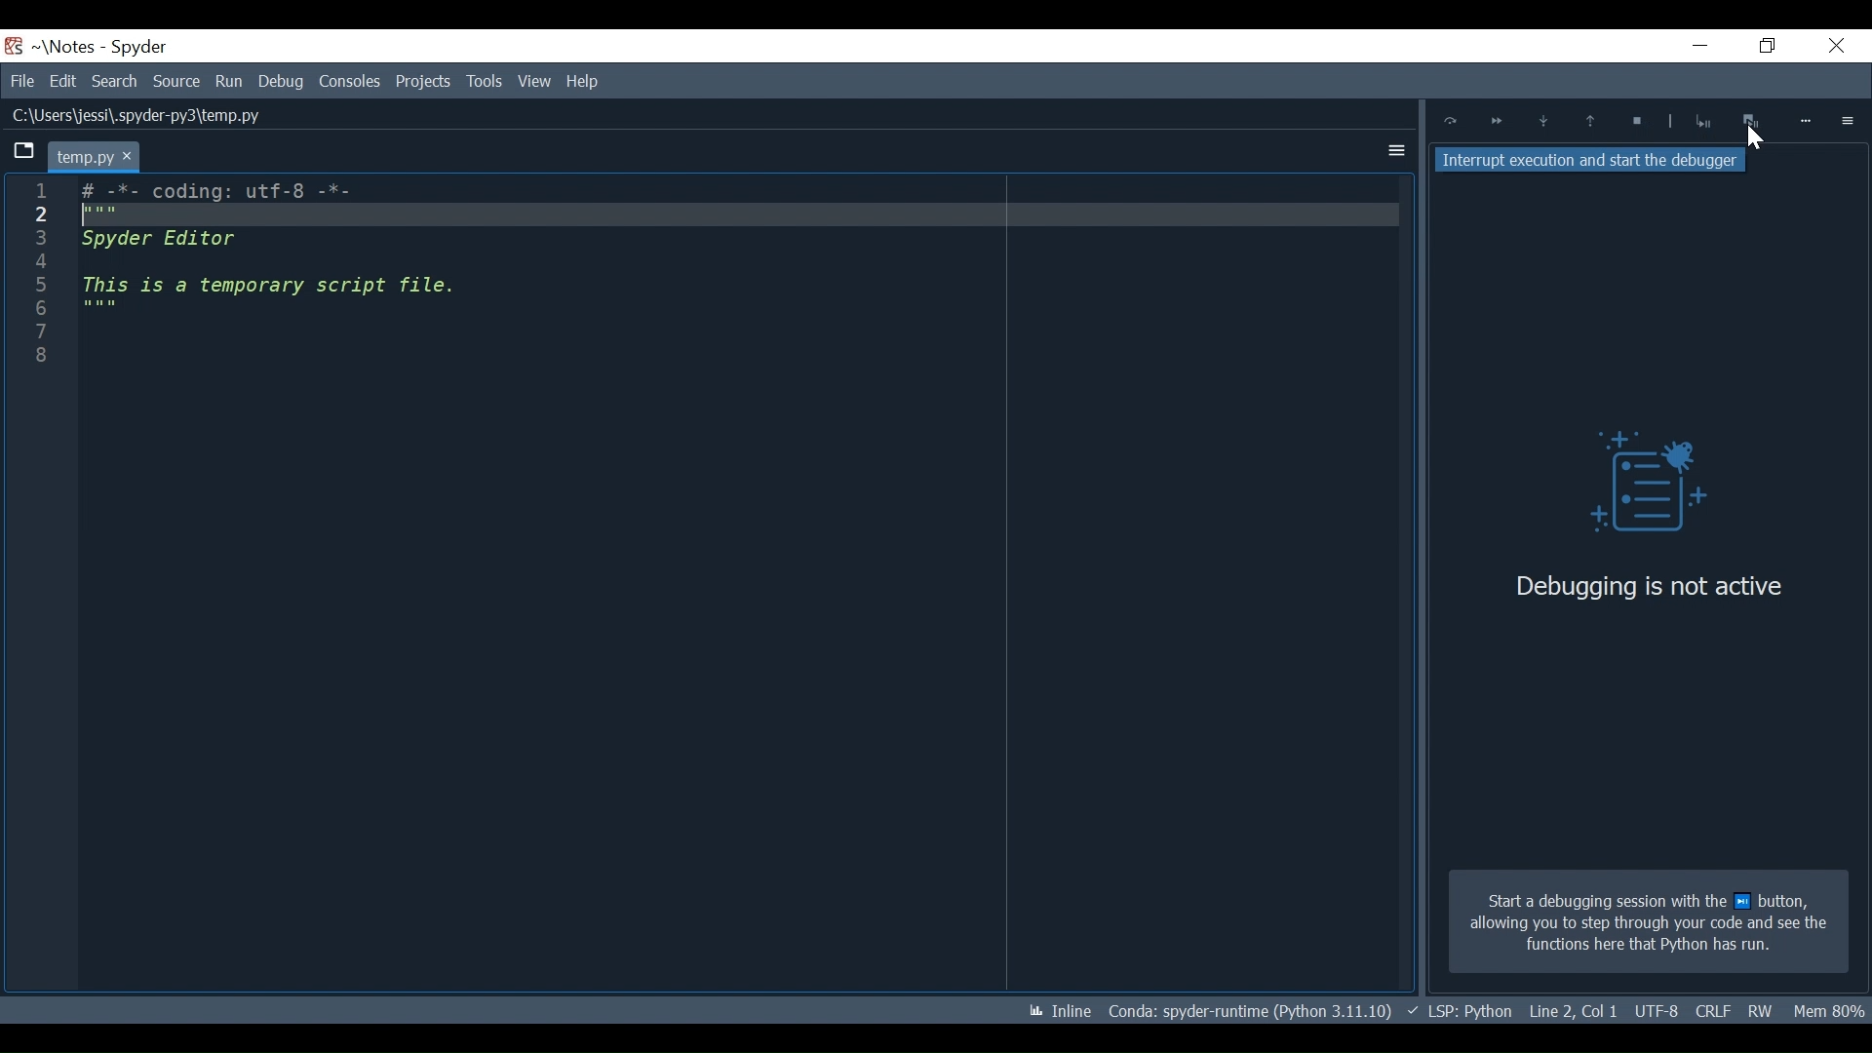 The height and width of the screenshot is (1053, 1872). Describe the element at coordinates (62, 81) in the screenshot. I see `Edit` at that location.